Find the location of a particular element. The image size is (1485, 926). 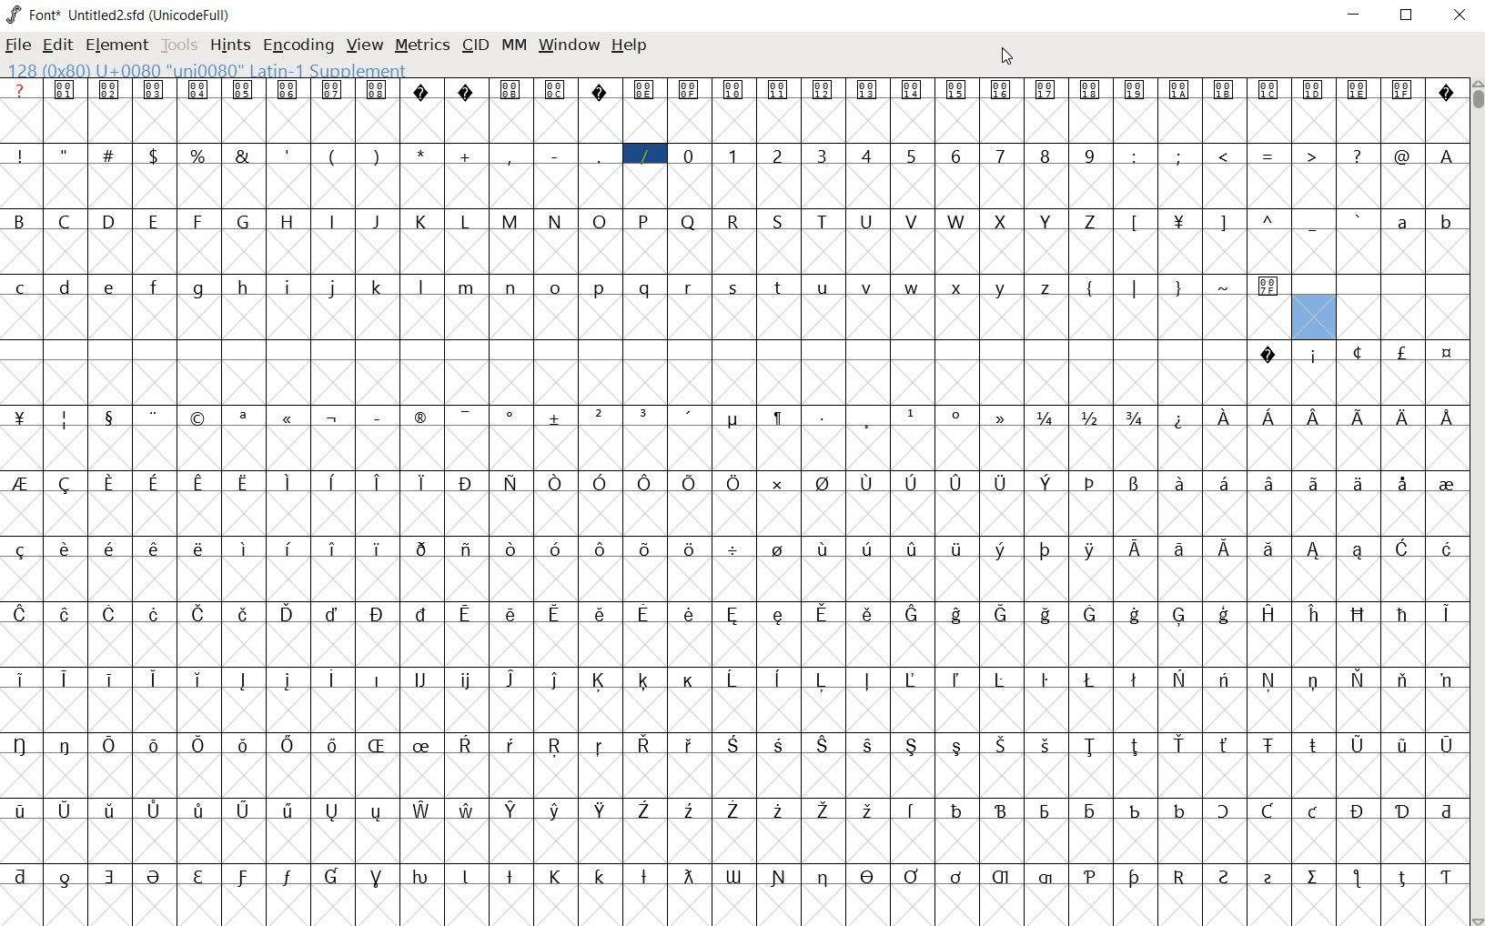

glyph is located at coordinates (643, 550).